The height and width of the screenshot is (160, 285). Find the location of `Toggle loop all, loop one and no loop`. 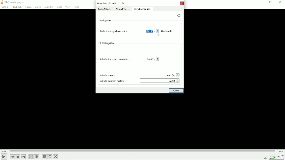

Toggle loop all, loop one and no loop is located at coordinates (50, 157).